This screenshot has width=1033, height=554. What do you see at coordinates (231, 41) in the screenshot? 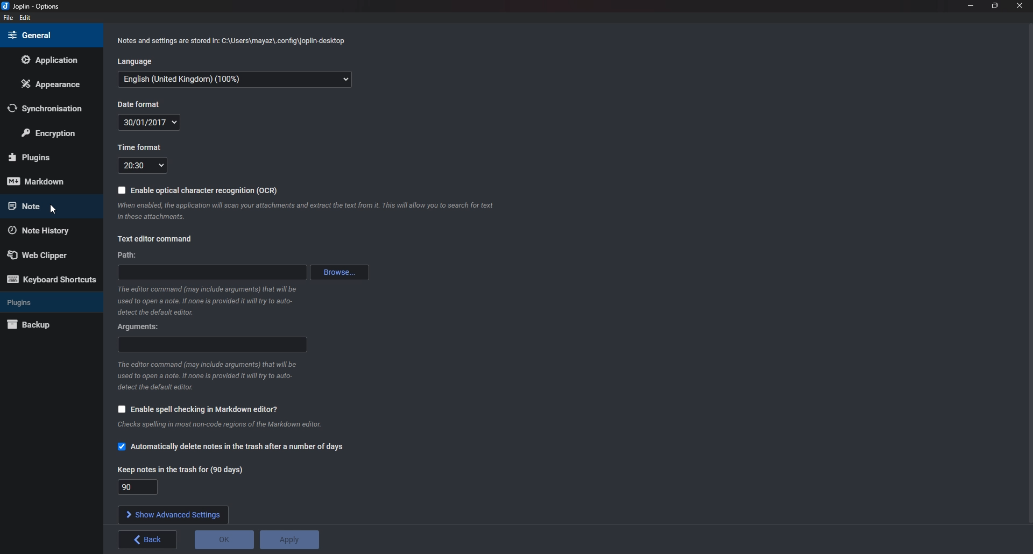
I see `Info` at bounding box center [231, 41].